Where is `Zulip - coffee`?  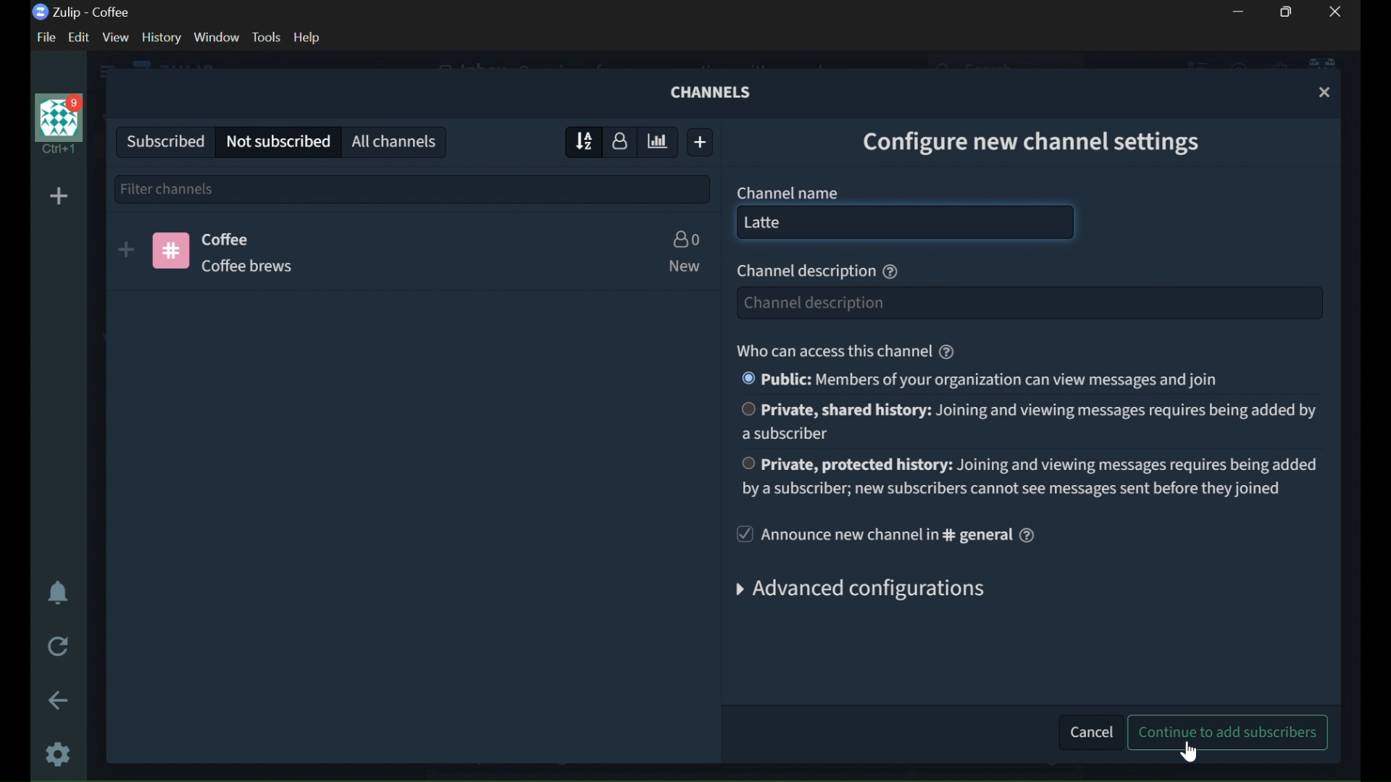 Zulip - coffee is located at coordinates (81, 12).